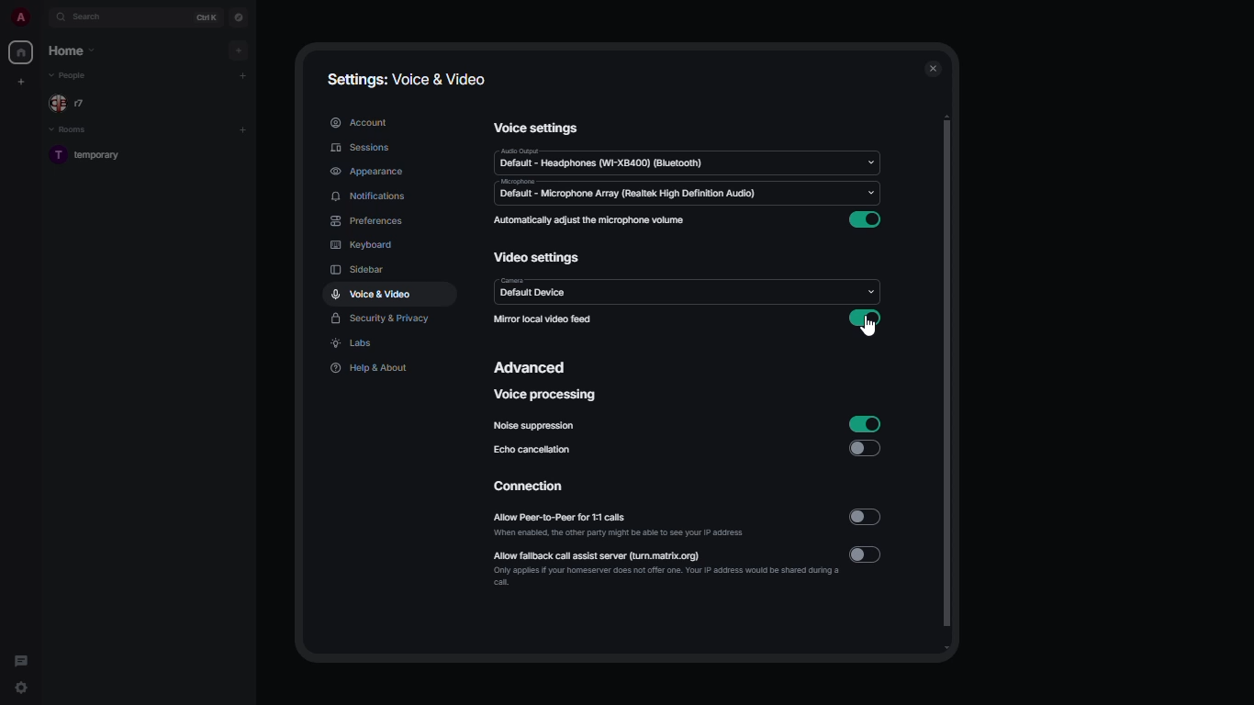  What do you see at coordinates (934, 69) in the screenshot?
I see `close` at bounding box center [934, 69].